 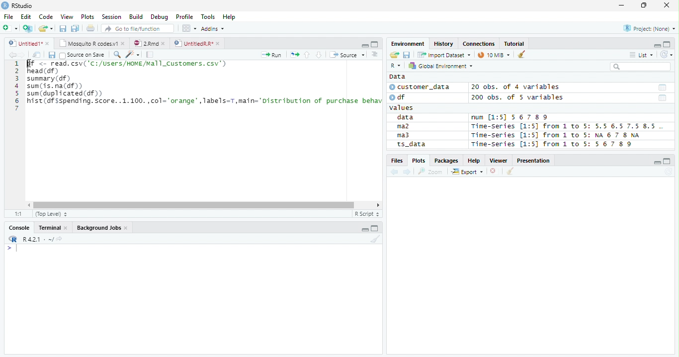 I want to click on Maximize, so click(x=376, y=229).